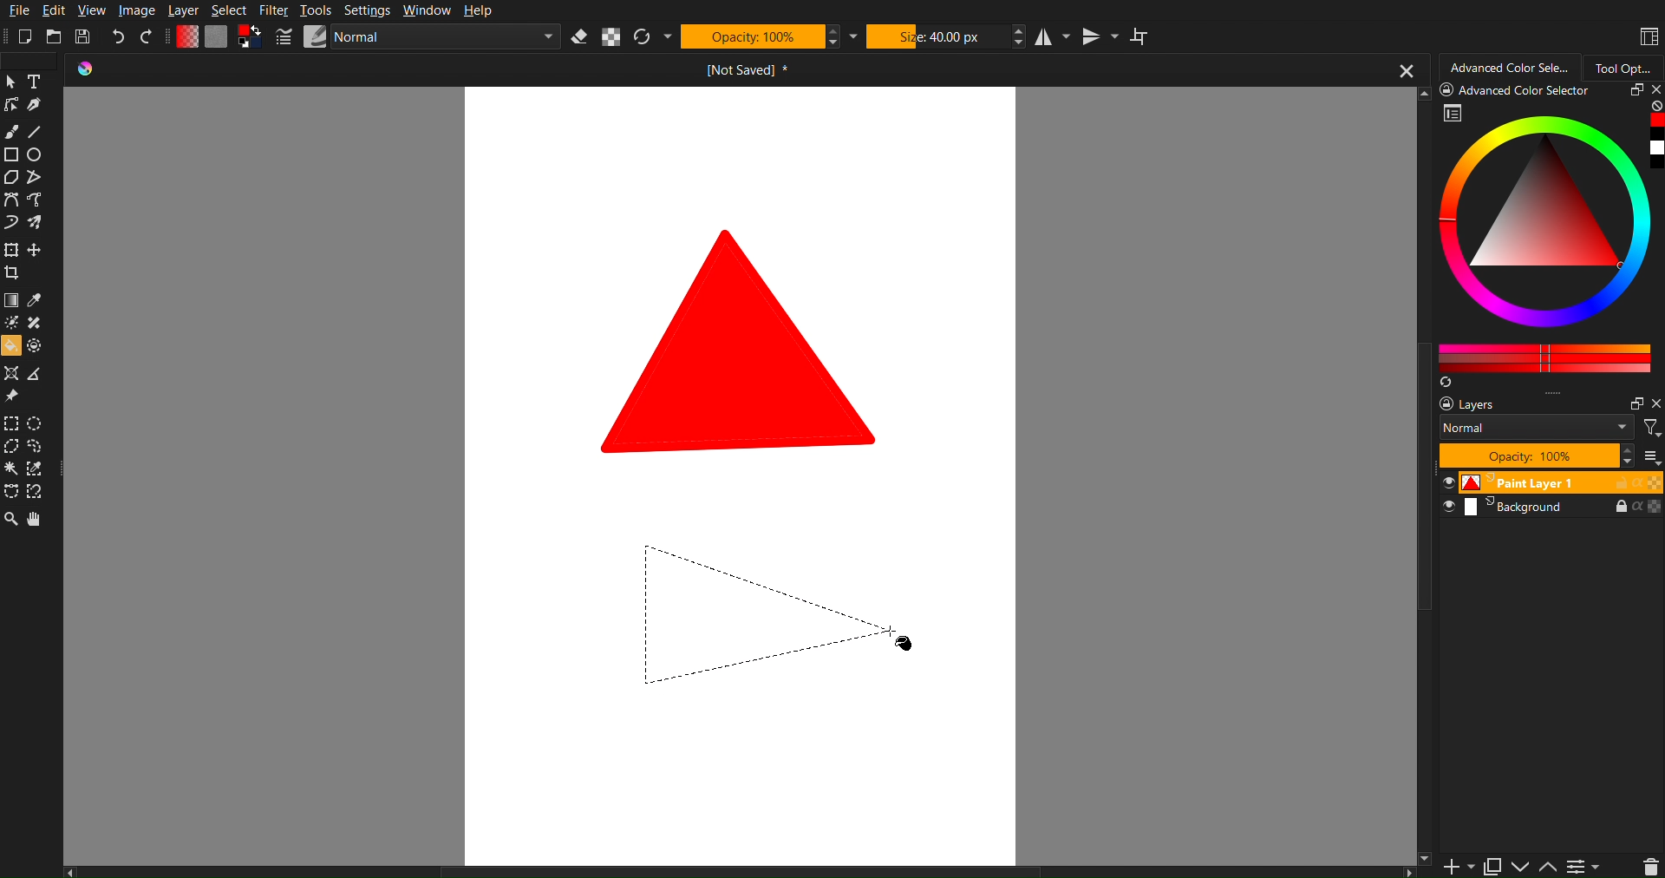 Image resolution: width=1665 pixels, height=878 pixels. Describe the element at coordinates (10, 374) in the screenshot. I see `Shapper` at that location.